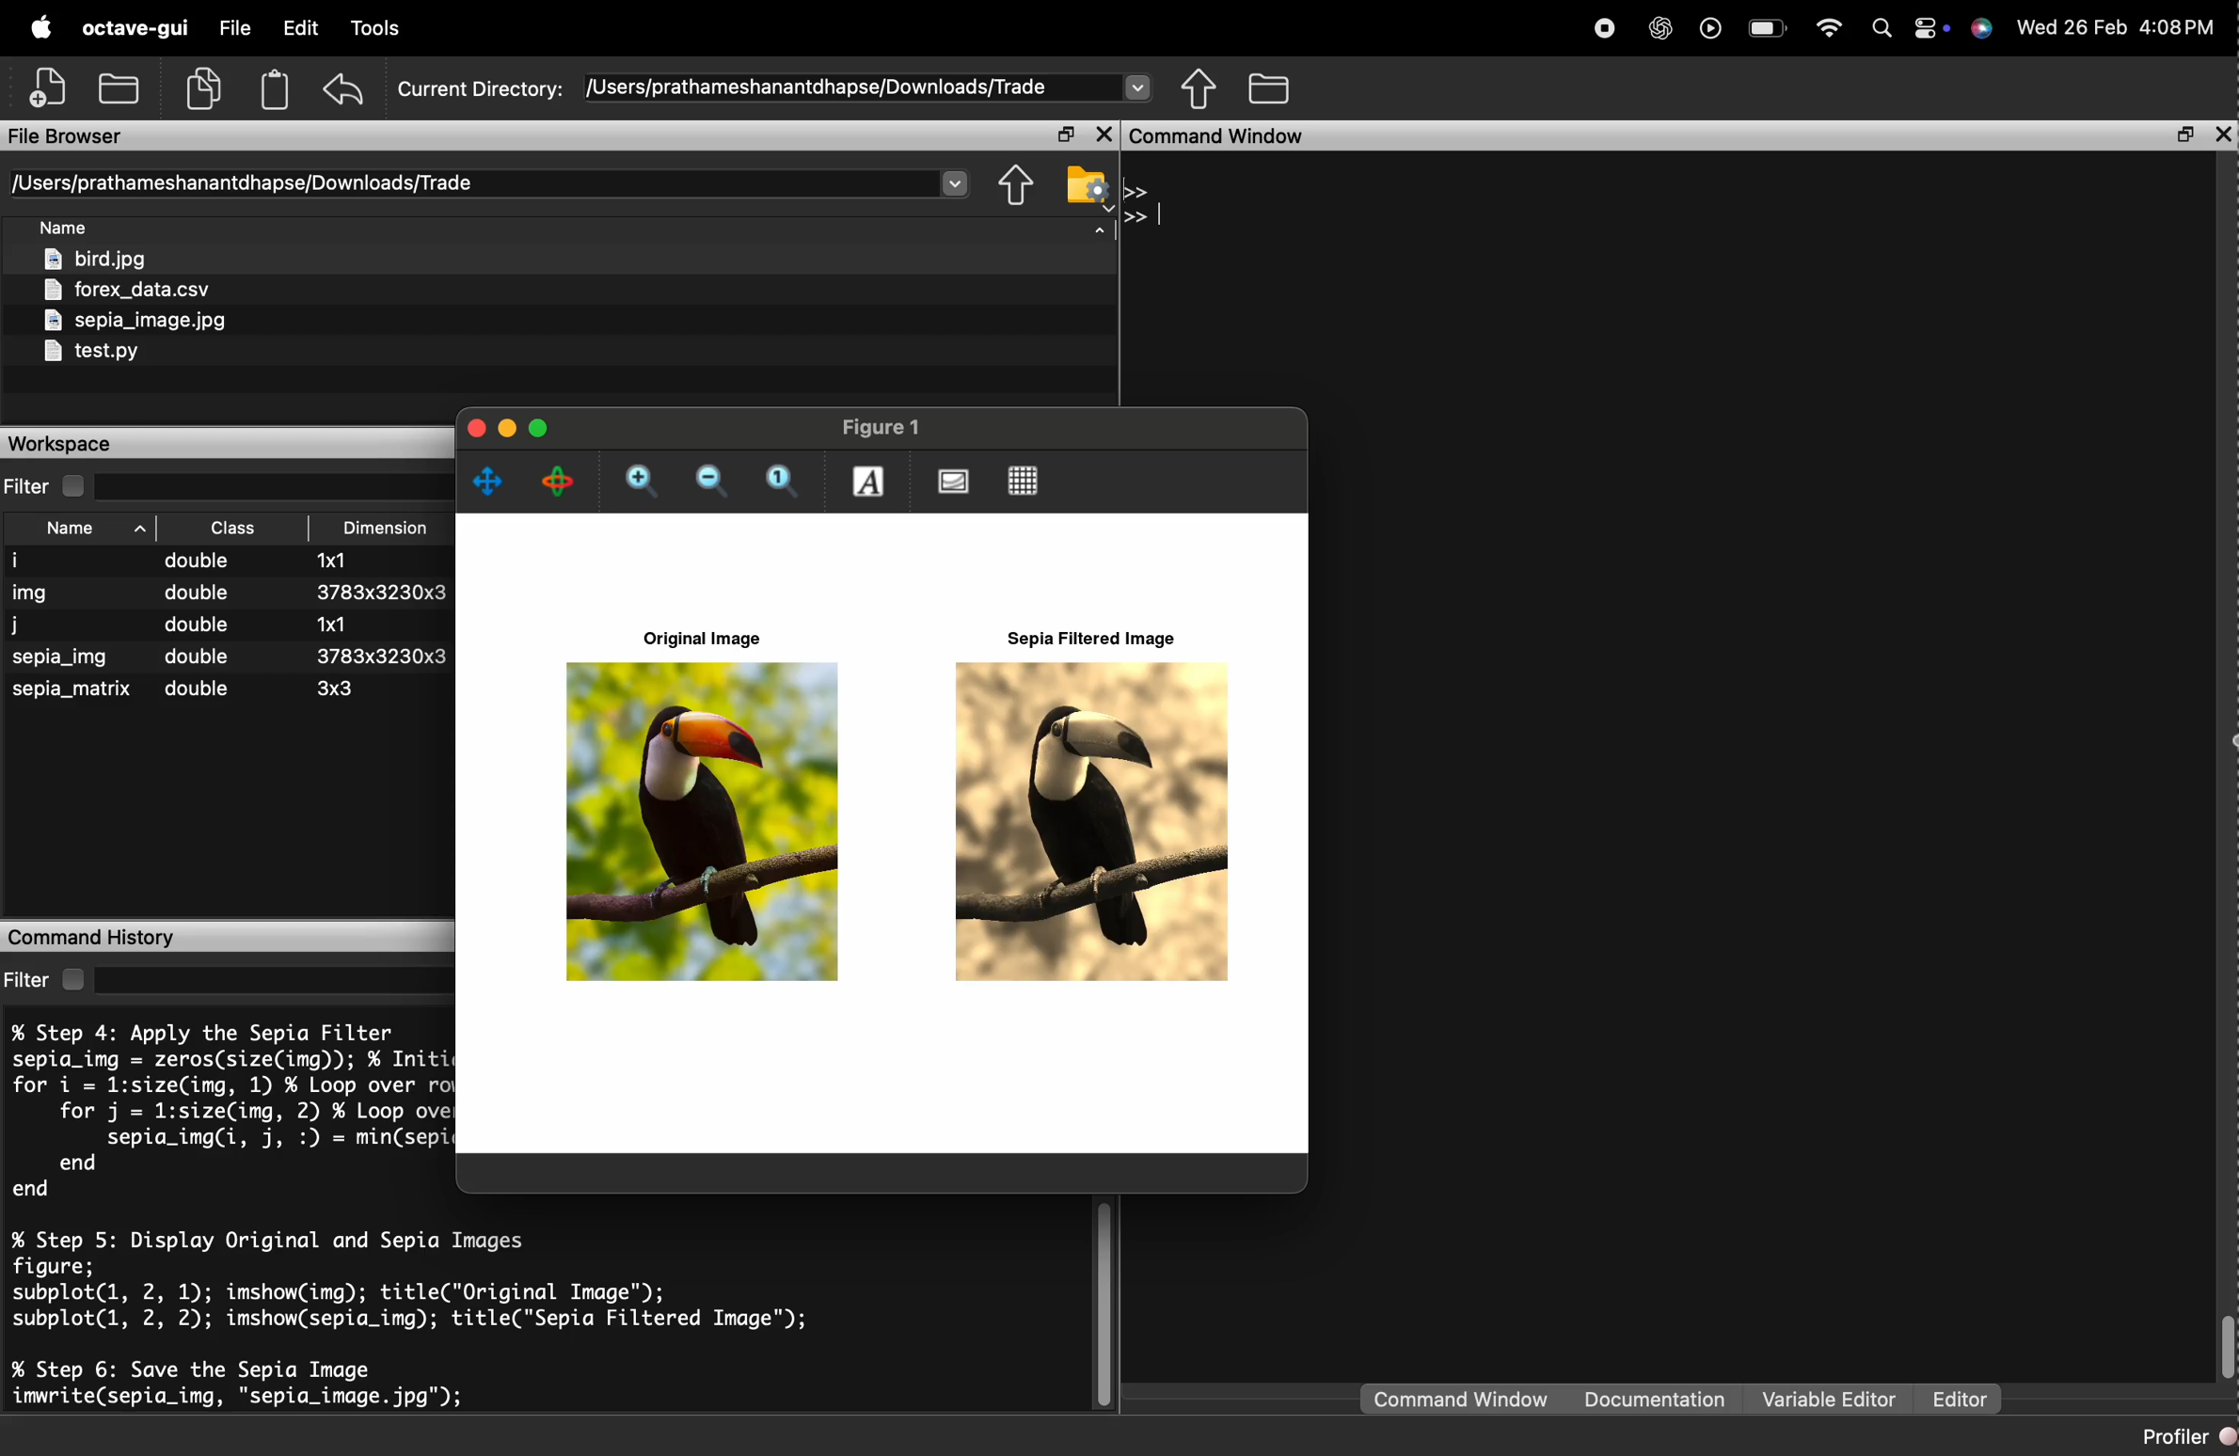 This screenshot has height=1456, width=2239. I want to click on pan, so click(487, 481).